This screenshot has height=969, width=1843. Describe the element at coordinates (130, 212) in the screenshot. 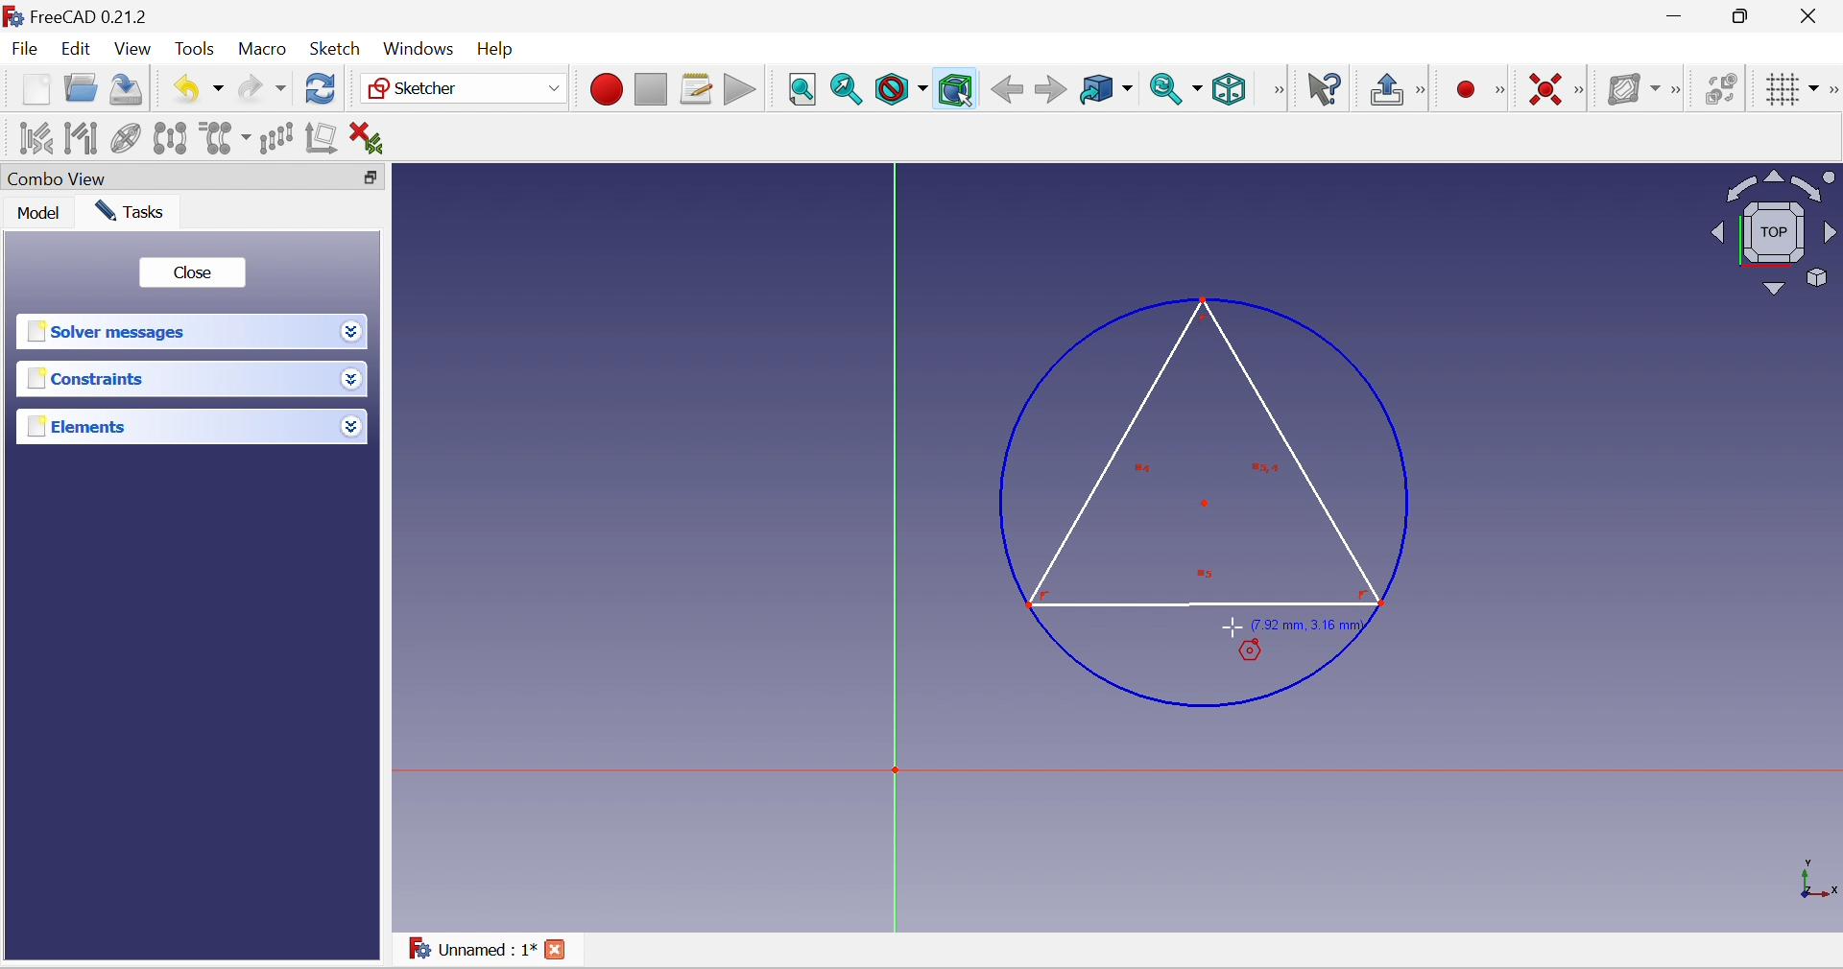

I see `Tasks` at that location.